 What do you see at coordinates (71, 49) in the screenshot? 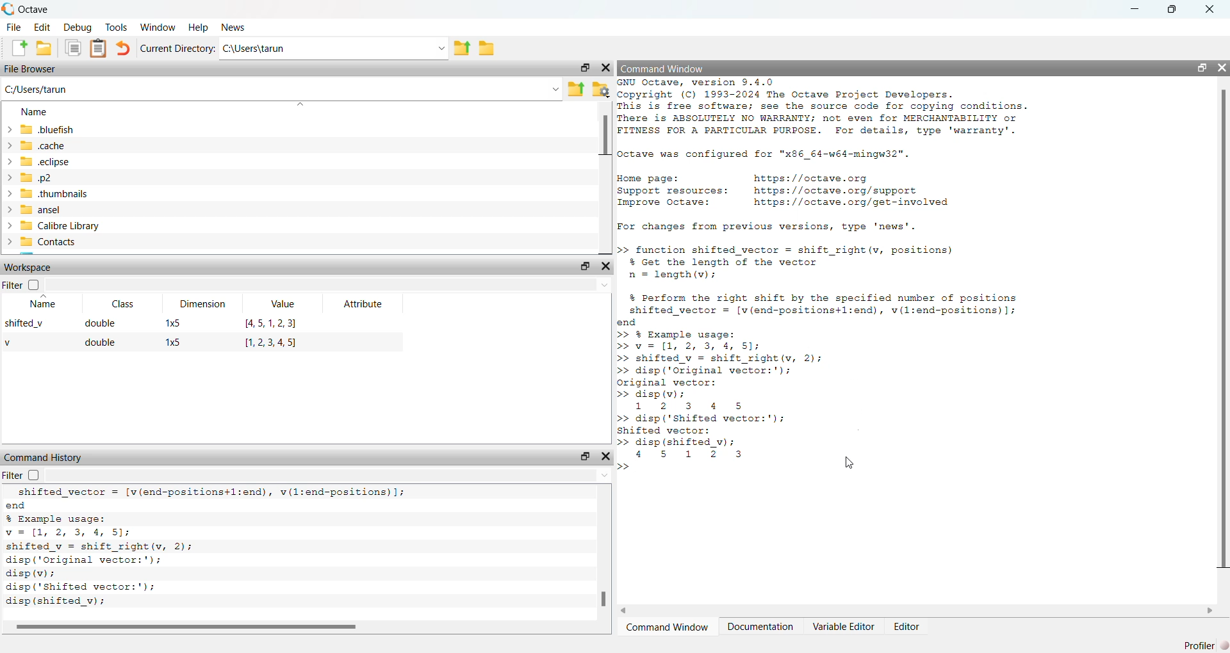
I see `copy` at bounding box center [71, 49].